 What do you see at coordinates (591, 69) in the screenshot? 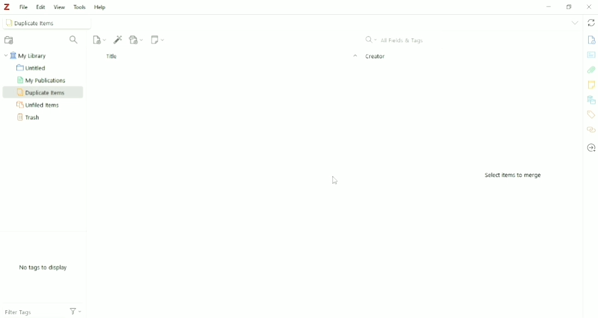
I see `Attachments` at bounding box center [591, 69].